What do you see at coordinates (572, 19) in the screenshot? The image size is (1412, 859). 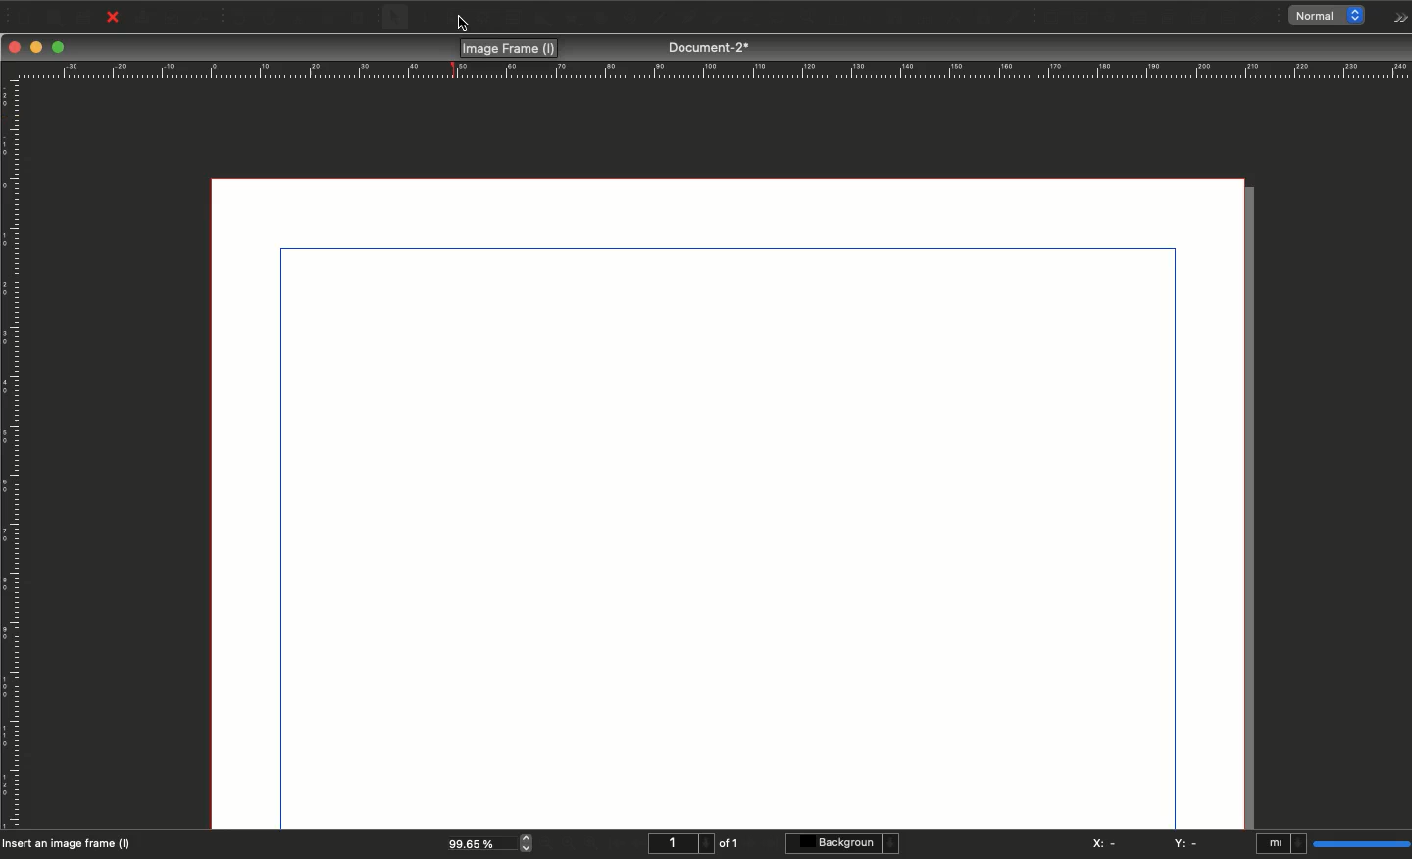 I see `Polygon` at bounding box center [572, 19].